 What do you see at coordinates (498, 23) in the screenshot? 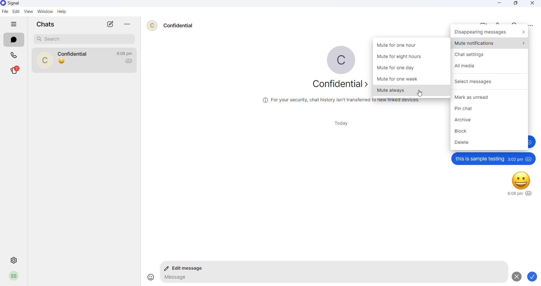
I see `voice call` at bounding box center [498, 23].